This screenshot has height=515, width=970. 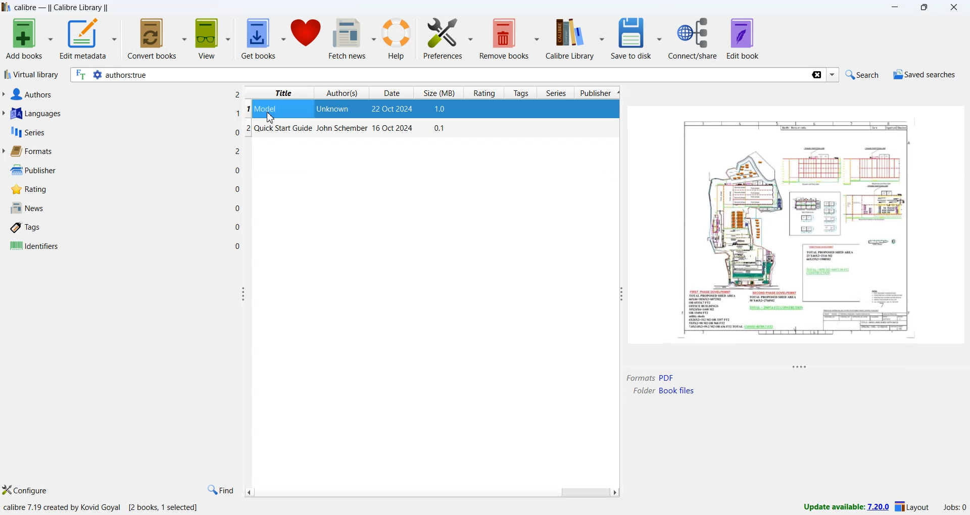 What do you see at coordinates (431, 492) in the screenshot?
I see `Scroll` at bounding box center [431, 492].